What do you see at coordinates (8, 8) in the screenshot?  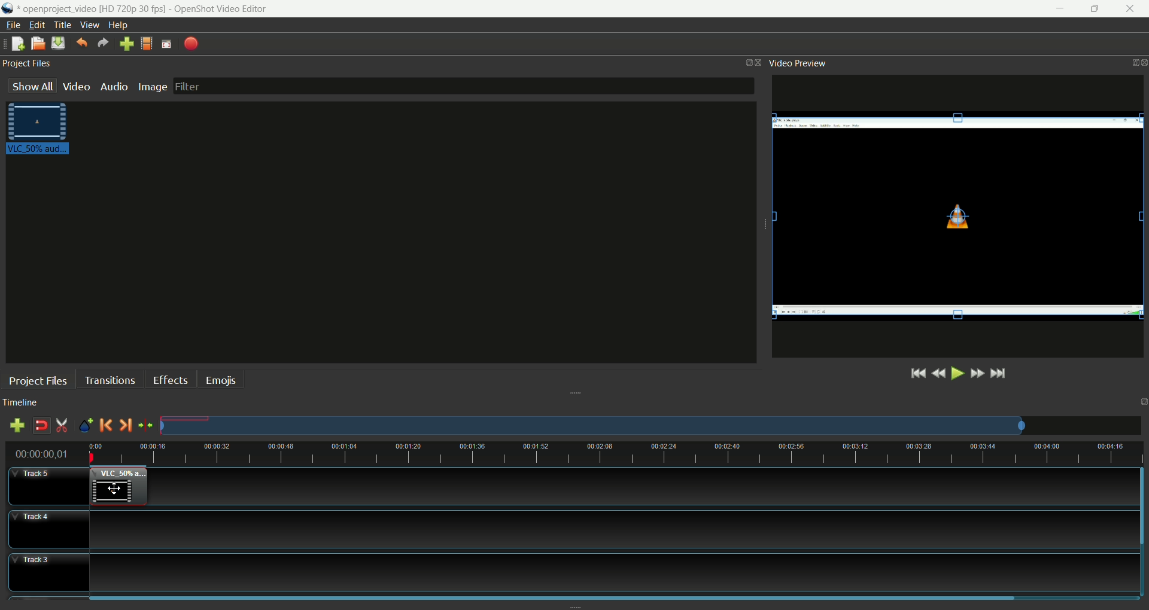 I see `logo` at bounding box center [8, 8].